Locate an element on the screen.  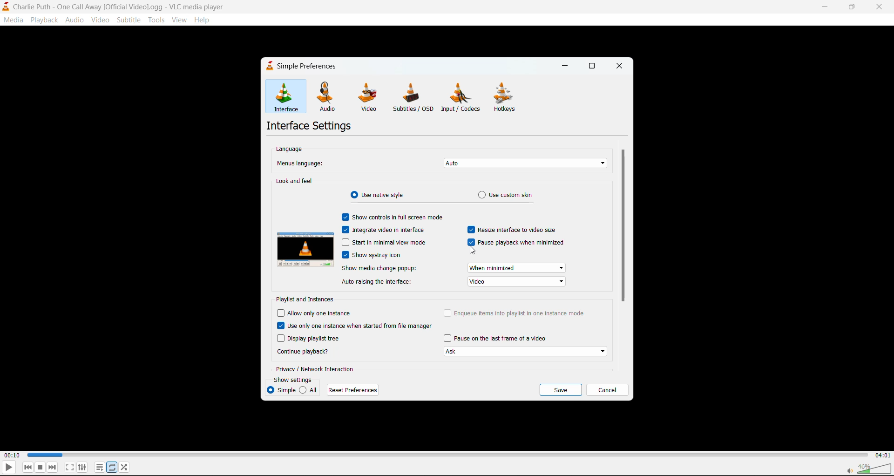
04:01 is located at coordinates (883, 456).